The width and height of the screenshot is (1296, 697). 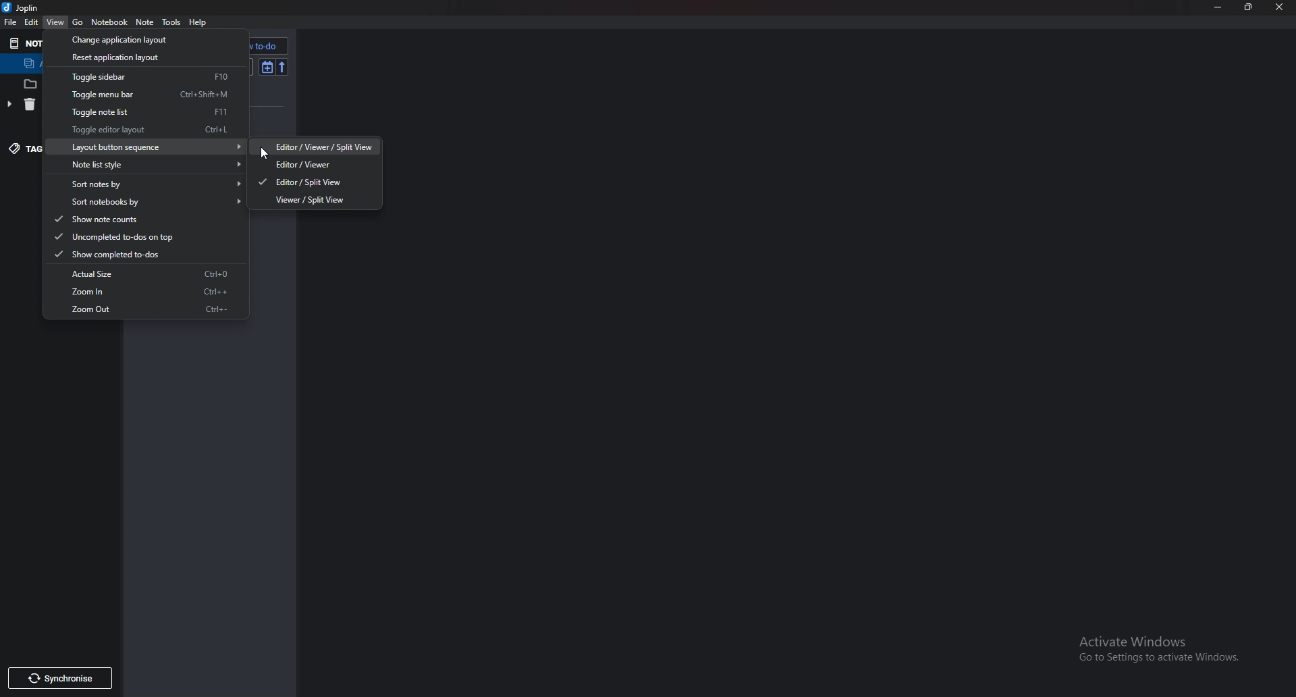 What do you see at coordinates (149, 184) in the screenshot?
I see `Sort notes by` at bounding box center [149, 184].